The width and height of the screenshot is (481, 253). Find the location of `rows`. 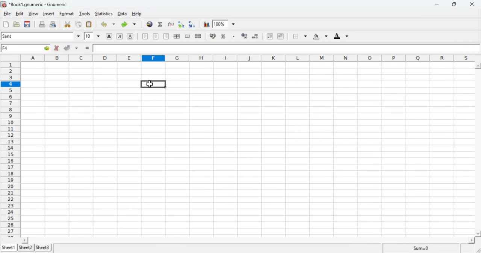

rows is located at coordinates (11, 148).